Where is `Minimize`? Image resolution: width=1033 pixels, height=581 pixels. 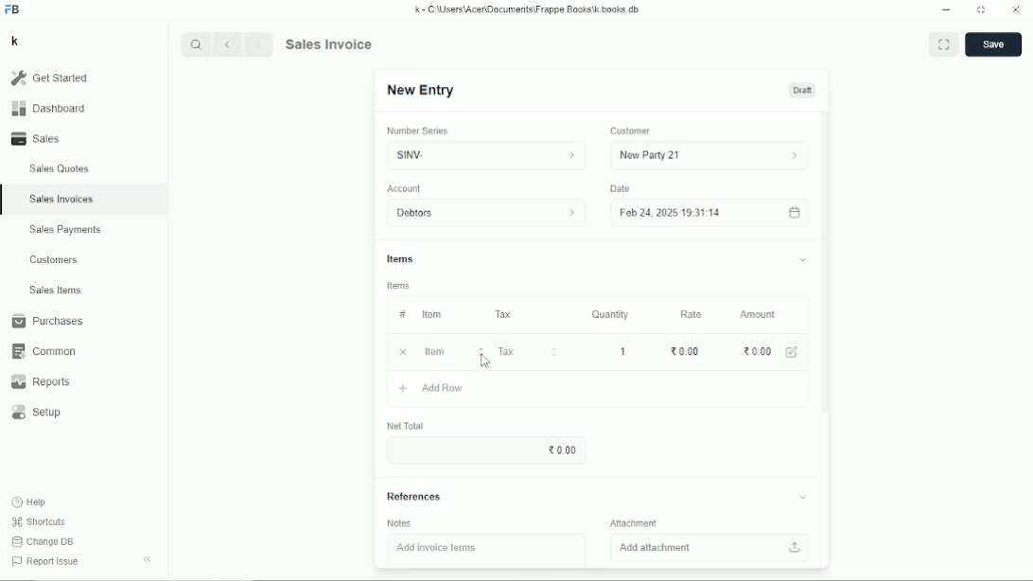
Minimize is located at coordinates (946, 10).